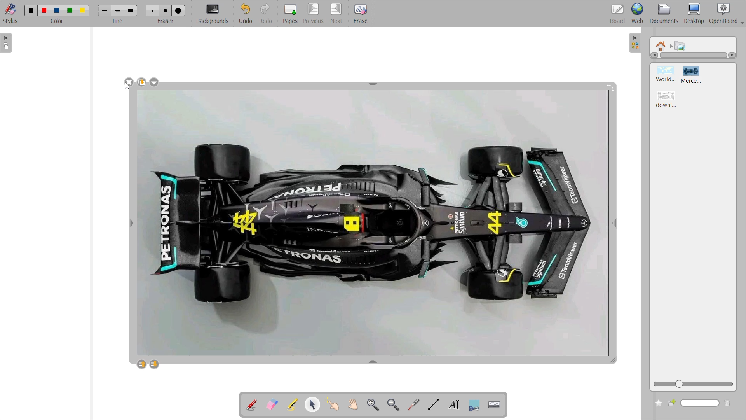 Image resolution: width=746 pixels, height=420 pixels. I want to click on double arrow, so click(615, 224).